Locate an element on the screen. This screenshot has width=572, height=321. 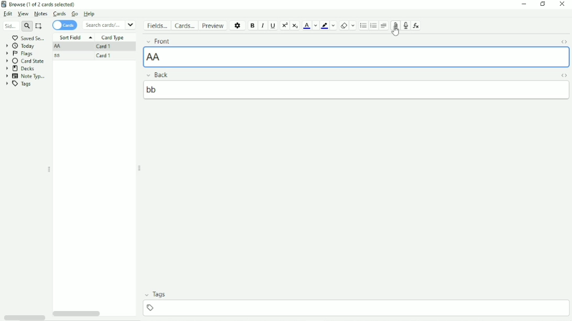
Change color is located at coordinates (333, 26).